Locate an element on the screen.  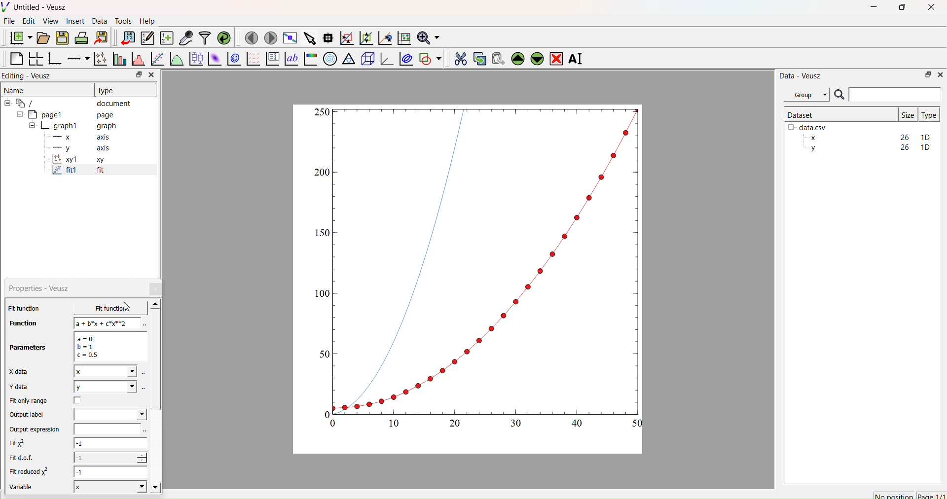
Print the document is located at coordinates (81, 37).